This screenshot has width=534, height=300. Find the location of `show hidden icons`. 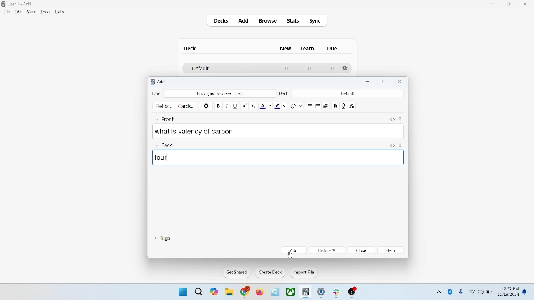

show hidden icons is located at coordinates (438, 290).